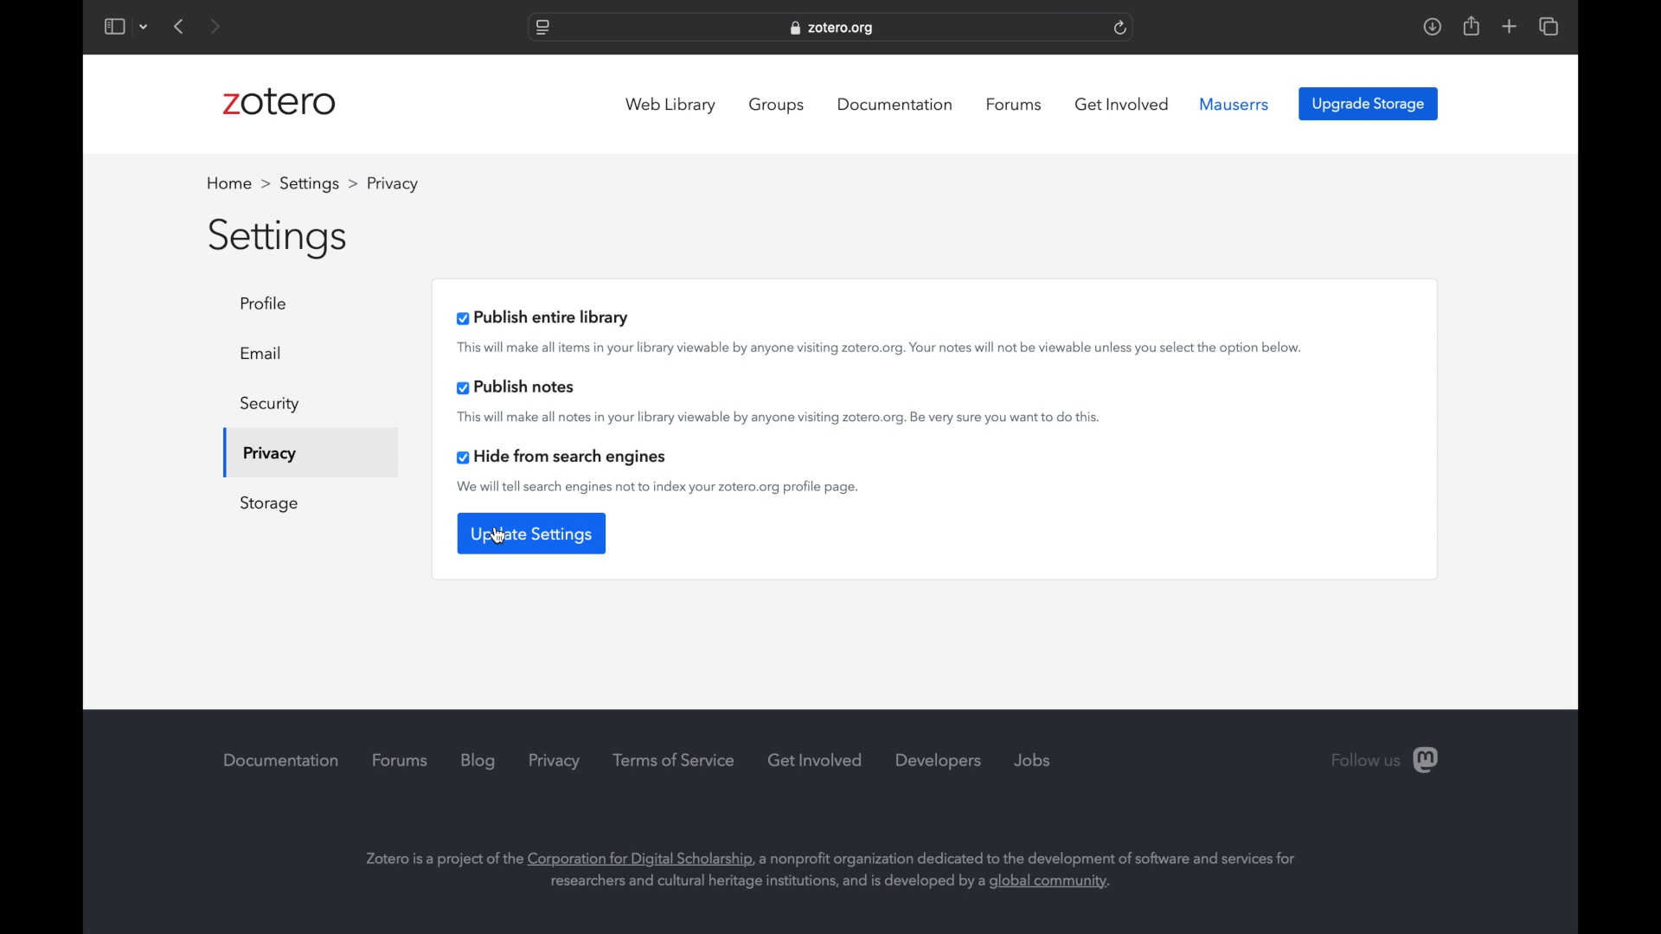  I want to click on downloads, so click(1433, 26).